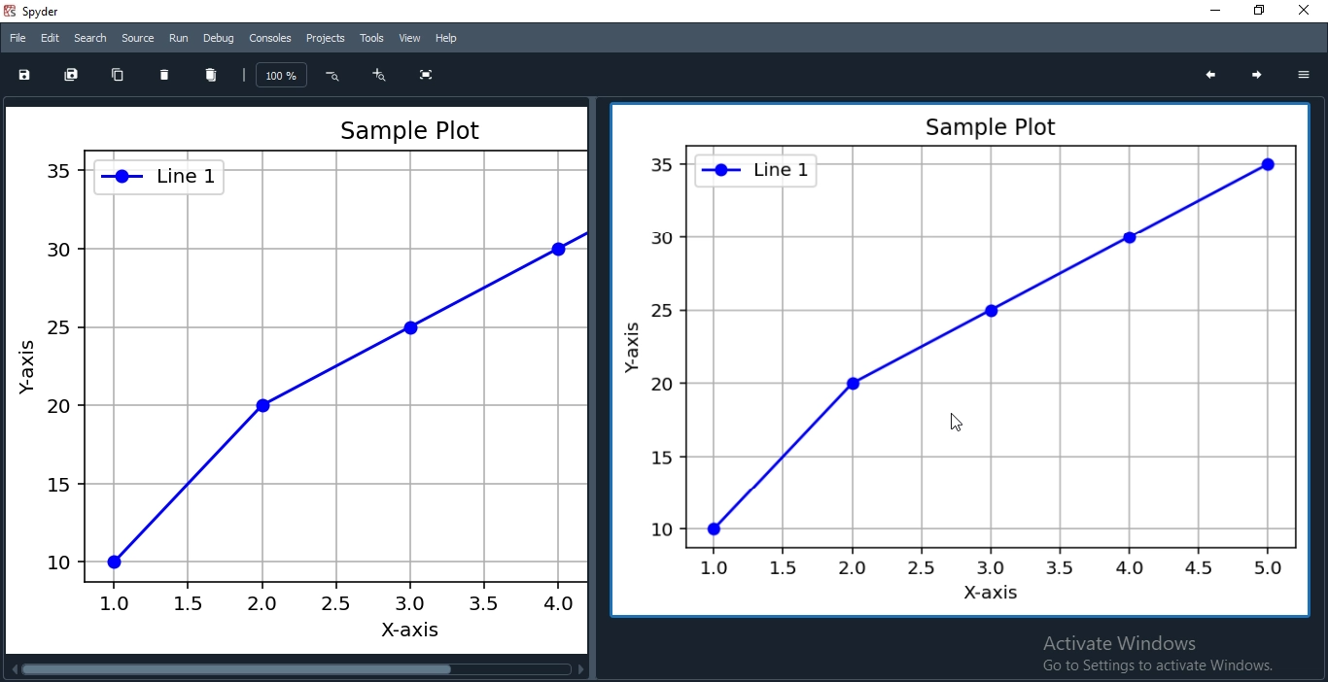  Describe the element at coordinates (137, 36) in the screenshot. I see `Source` at that location.